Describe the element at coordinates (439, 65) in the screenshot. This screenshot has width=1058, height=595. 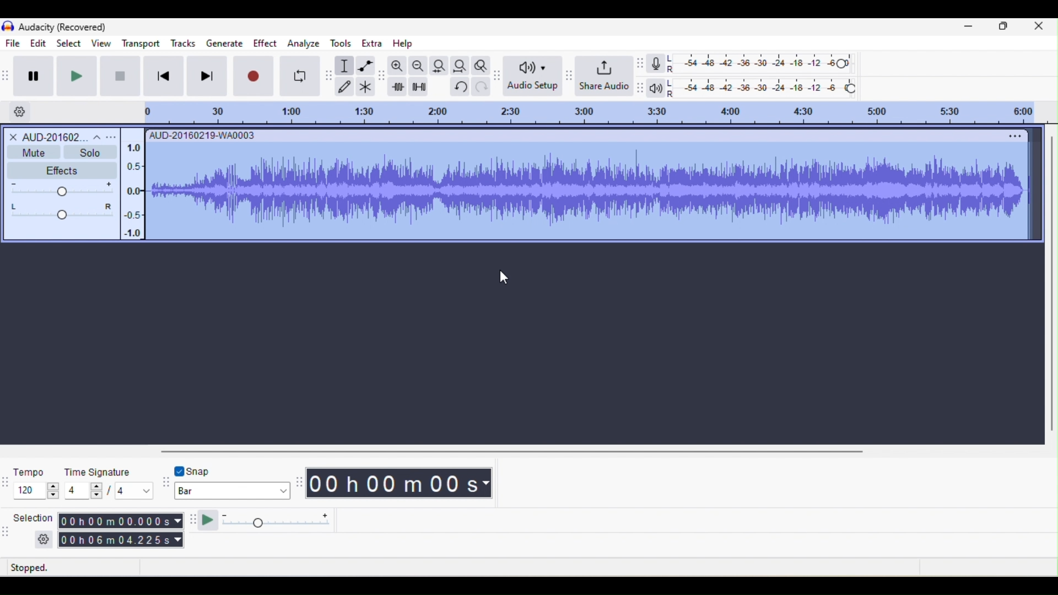
I see `fit selection to width` at that location.